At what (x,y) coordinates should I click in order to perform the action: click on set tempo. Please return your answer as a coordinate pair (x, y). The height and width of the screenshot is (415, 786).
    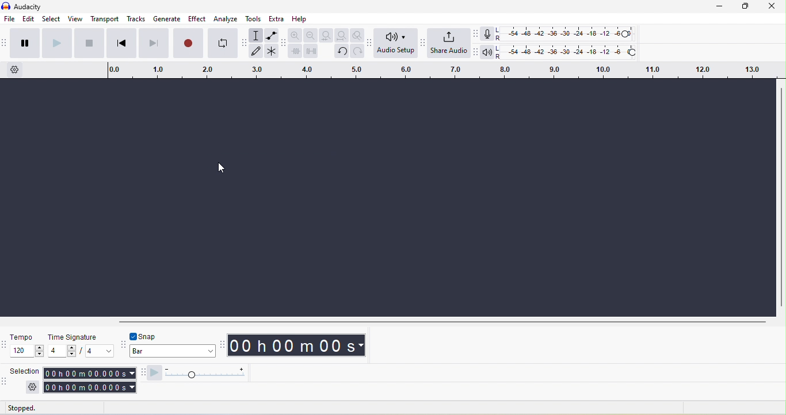
    Looking at the image, I should click on (26, 351).